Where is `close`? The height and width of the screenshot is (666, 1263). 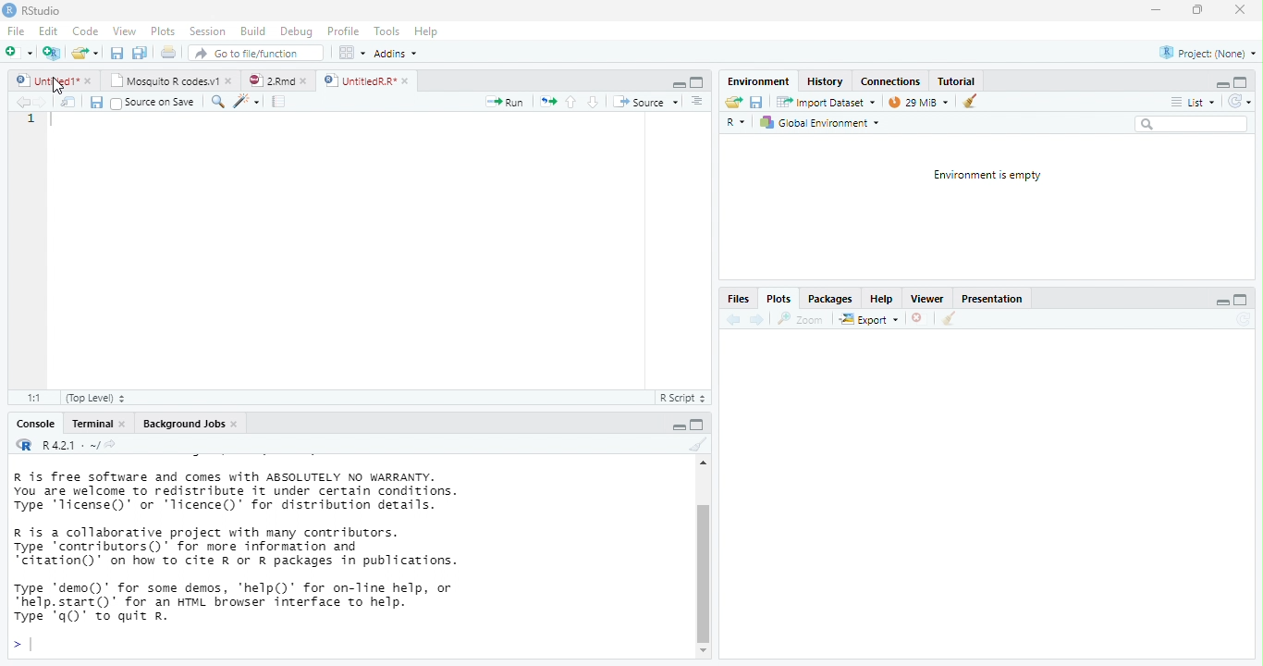
close is located at coordinates (920, 320).